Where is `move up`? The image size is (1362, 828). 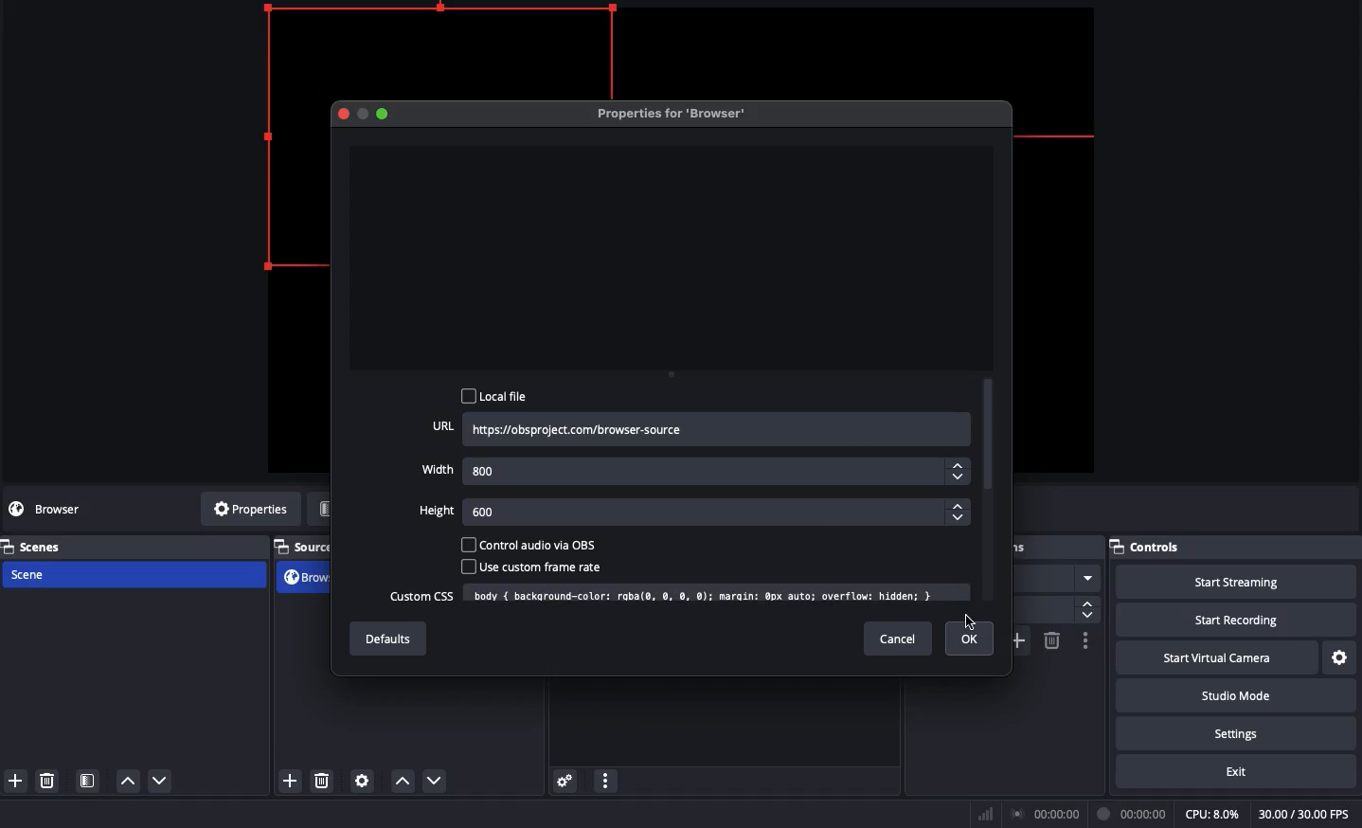
move up is located at coordinates (127, 782).